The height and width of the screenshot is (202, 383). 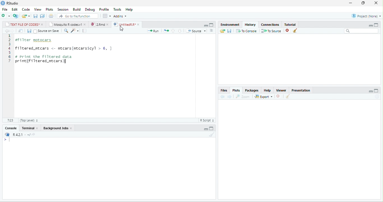 What do you see at coordinates (279, 96) in the screenshot?
I see `close file` at bounding box center [279, 96].